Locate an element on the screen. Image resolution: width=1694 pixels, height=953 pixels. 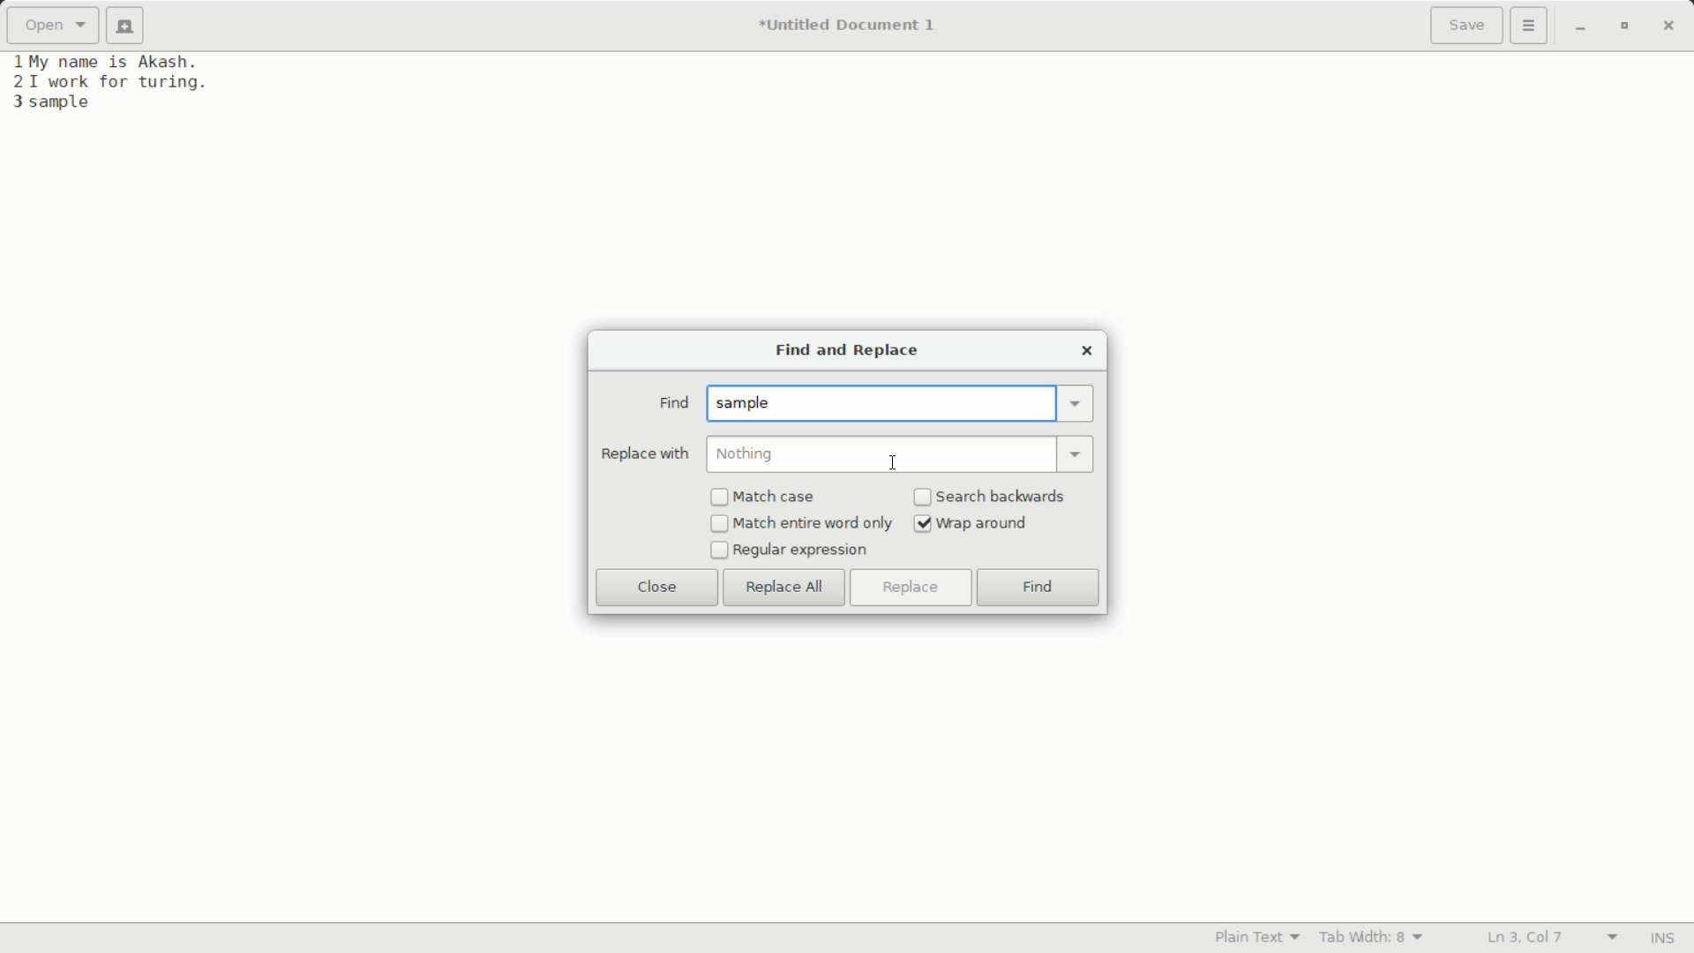
3 sample is located at coordinates (51, 103).